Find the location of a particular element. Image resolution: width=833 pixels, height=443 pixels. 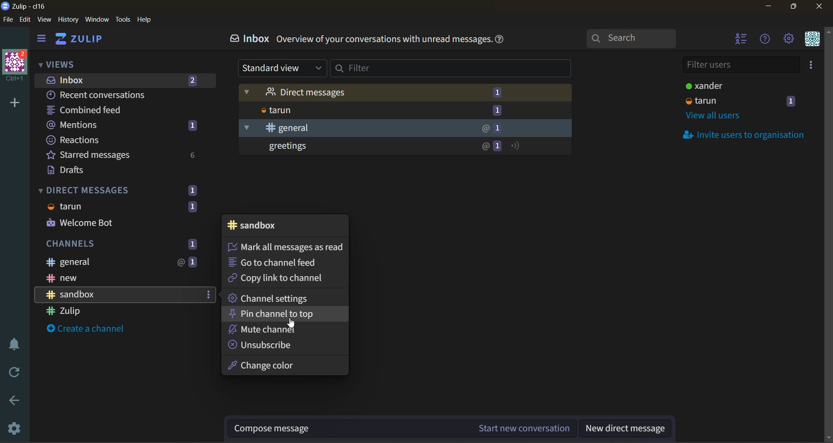

invite users to organisation is located at coordinates (809, 66).